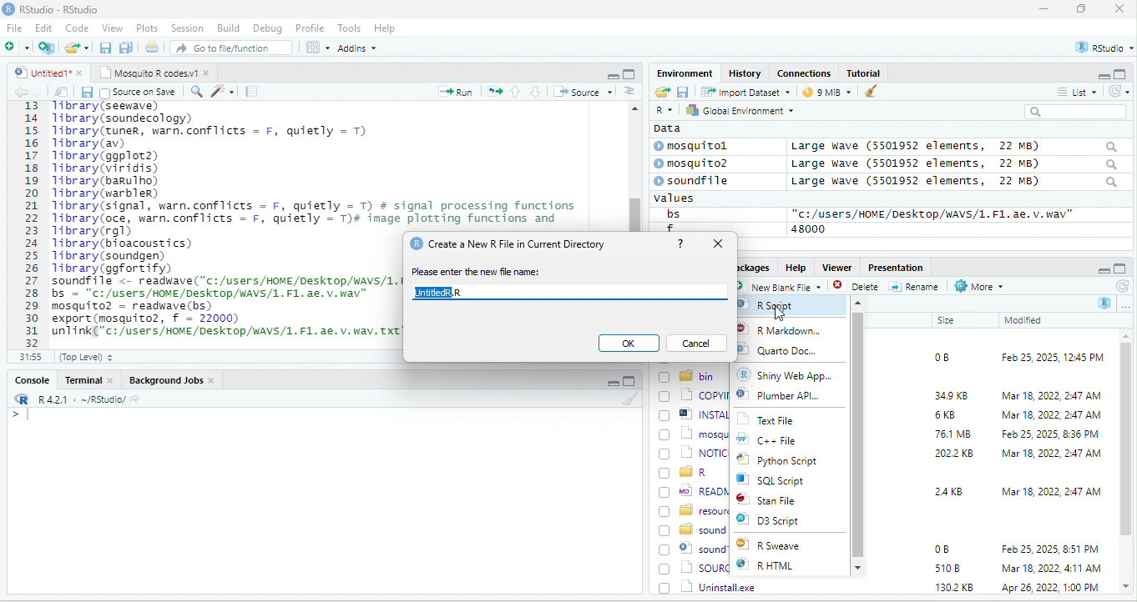  Describe the element at coordinates (78, 48) in the screenshot. I see `folder` at that location.